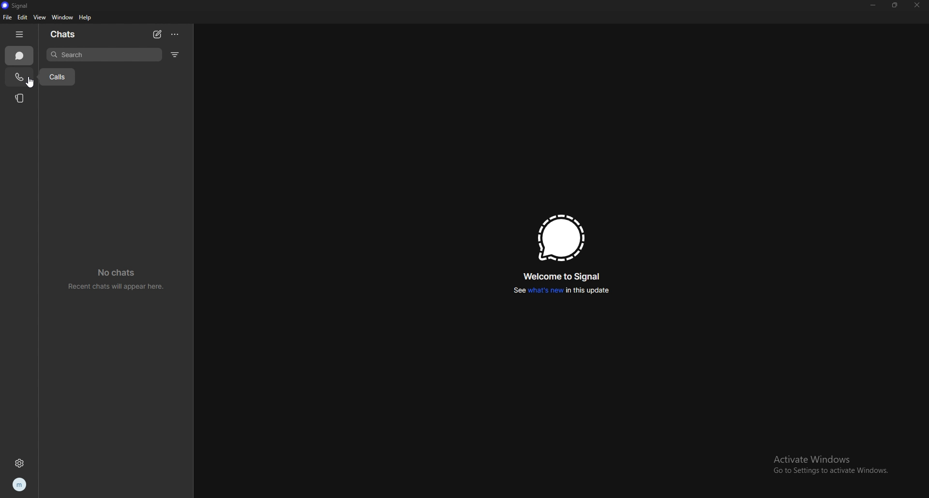 The image size is (929, 498). What do you see at coordinates (560, 277) in the screenshot?
I see `welcome to signal` at bounding box center [560, 277].